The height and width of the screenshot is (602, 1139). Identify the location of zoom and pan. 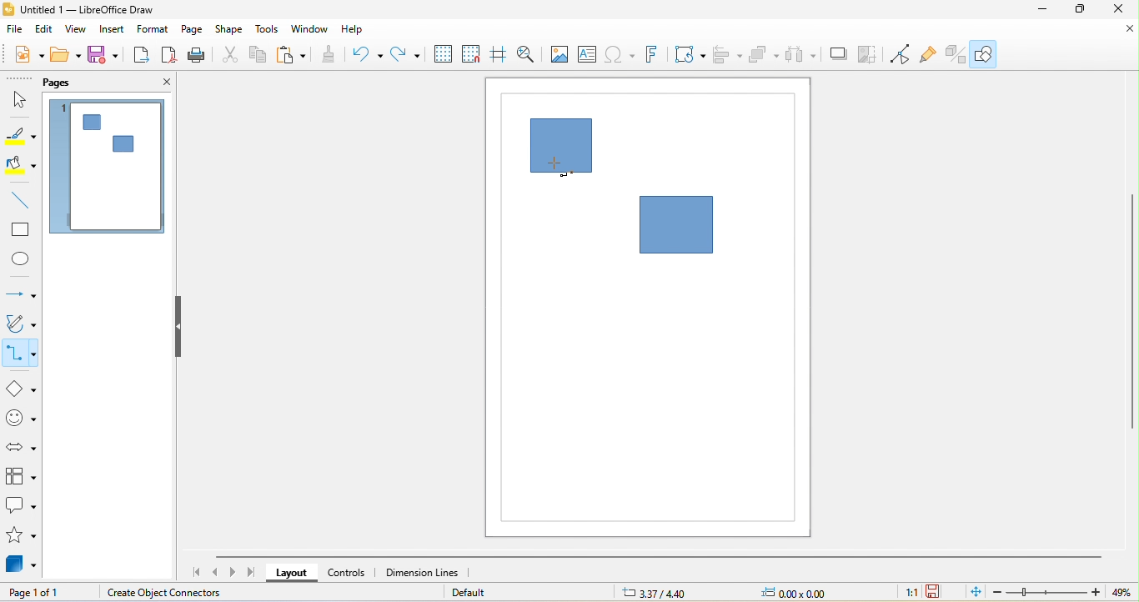
(529, 54).